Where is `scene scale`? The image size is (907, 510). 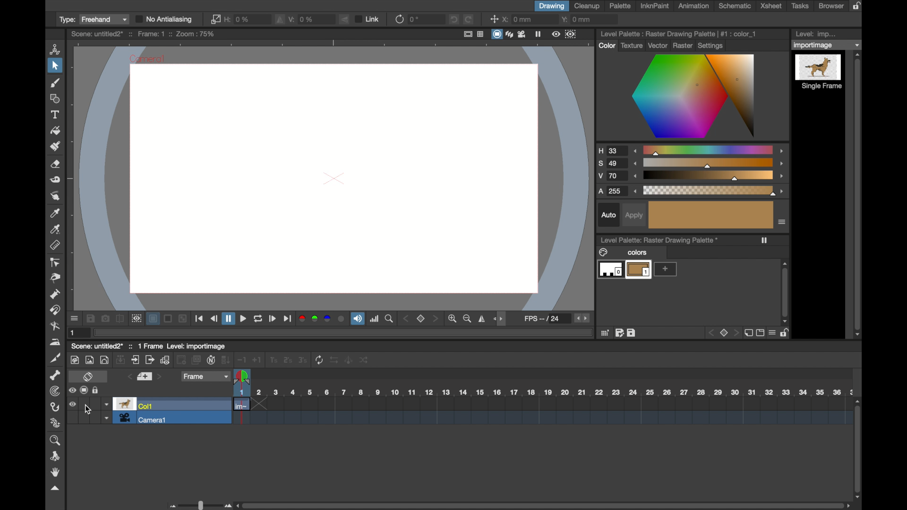 scene scale is located at coordinates (542, 392).